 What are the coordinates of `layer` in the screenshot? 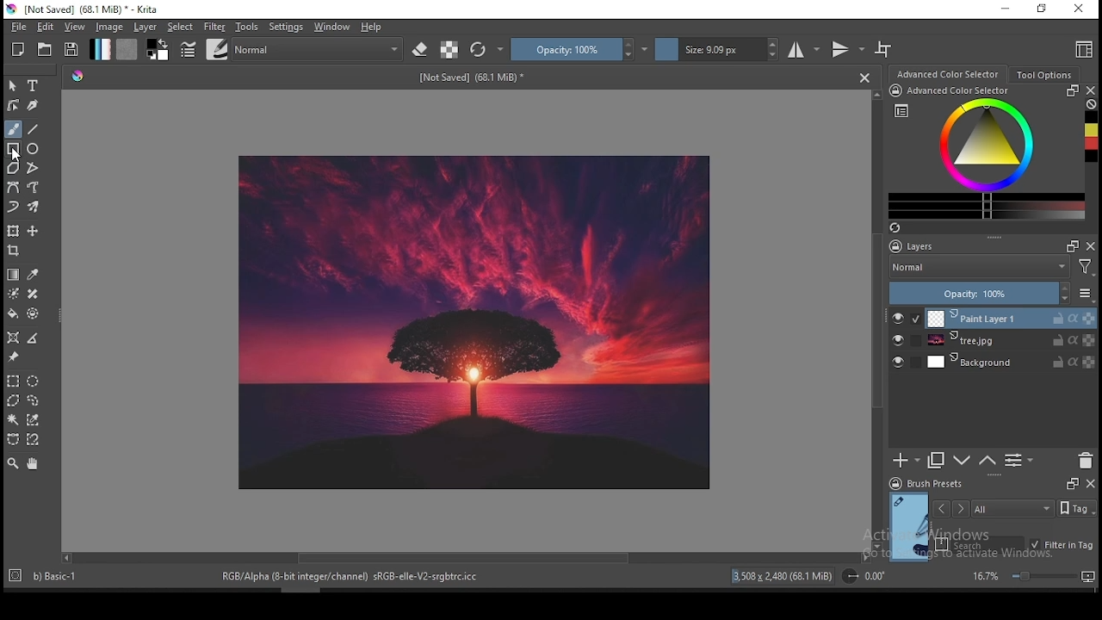 It's located at (145, 28).